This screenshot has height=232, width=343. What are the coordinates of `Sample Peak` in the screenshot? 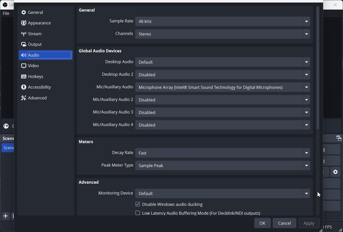 It's located at (223, 166).